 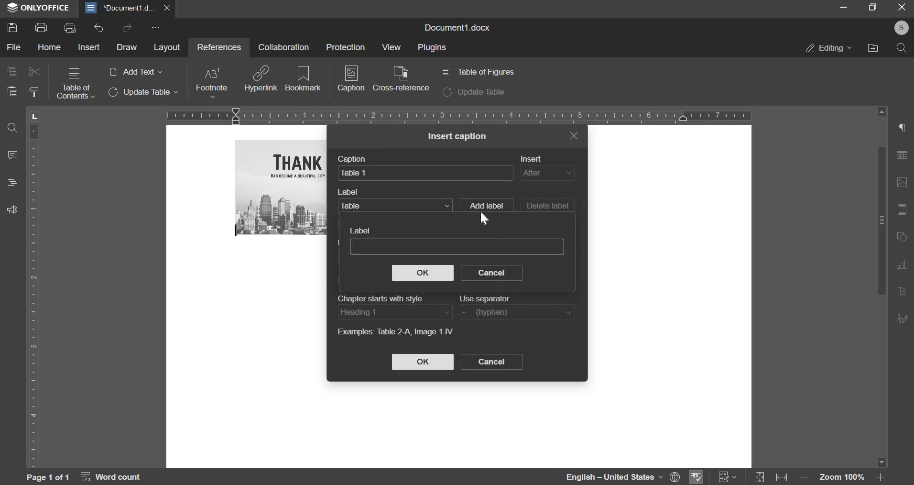 I want to click on minimize, so click(x=844, y=8).